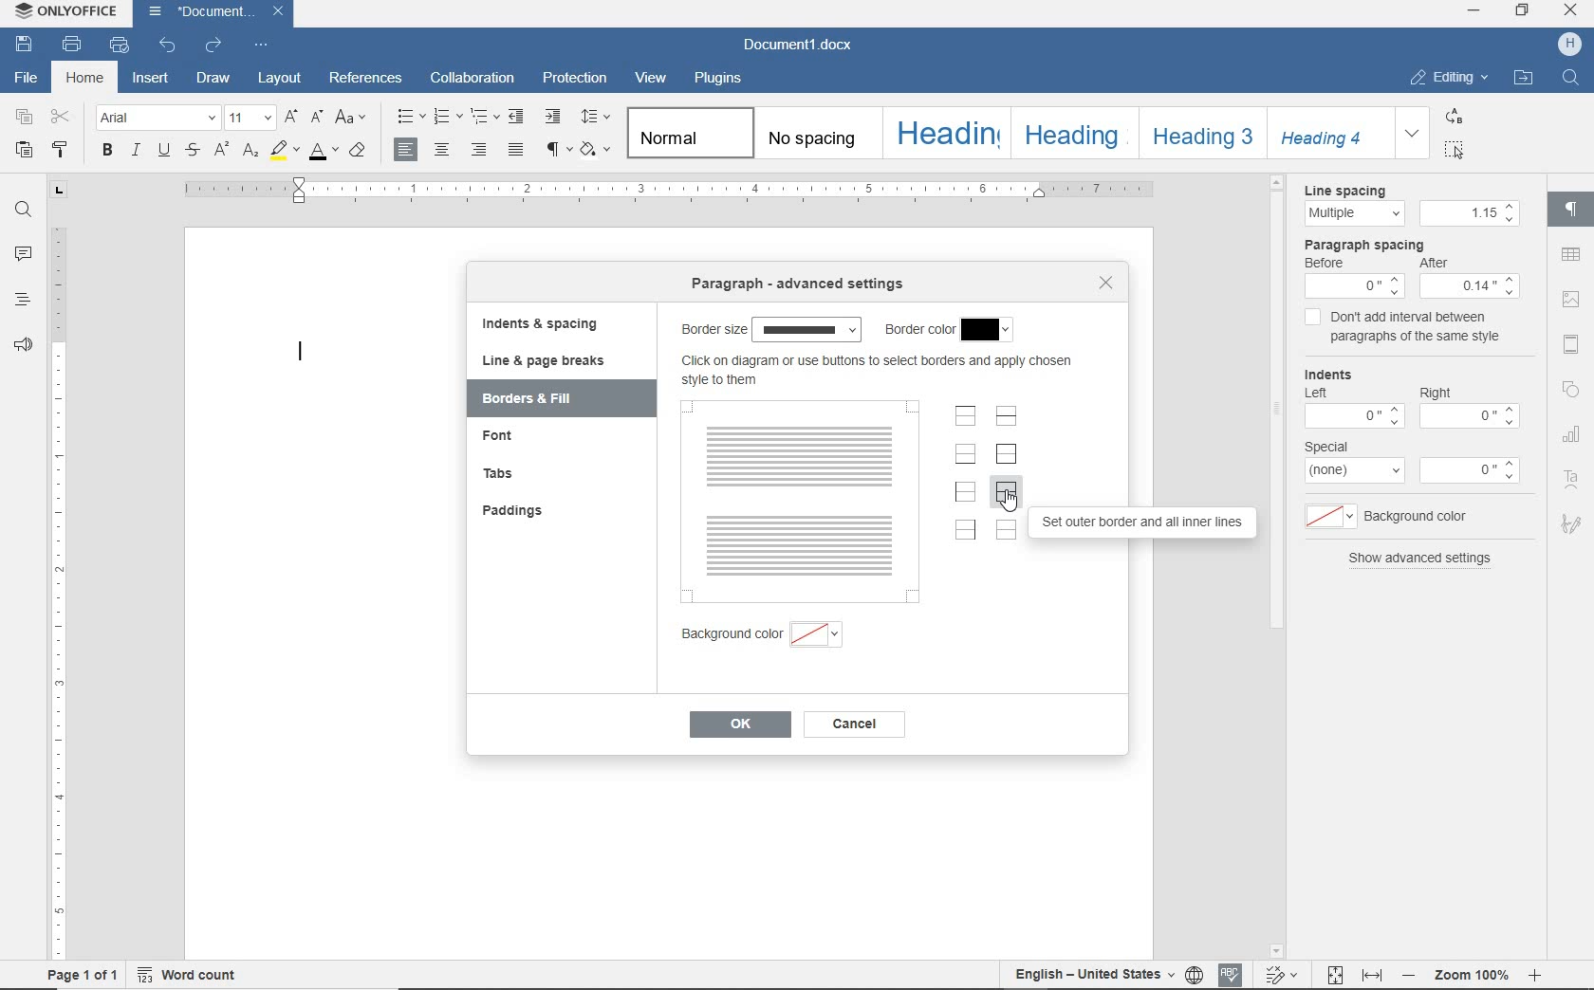 The image size is (1594, 990). What do you see at coordinates (360, 152) in the screenshot?
I see `clear style` at bounding box center [360, 152].